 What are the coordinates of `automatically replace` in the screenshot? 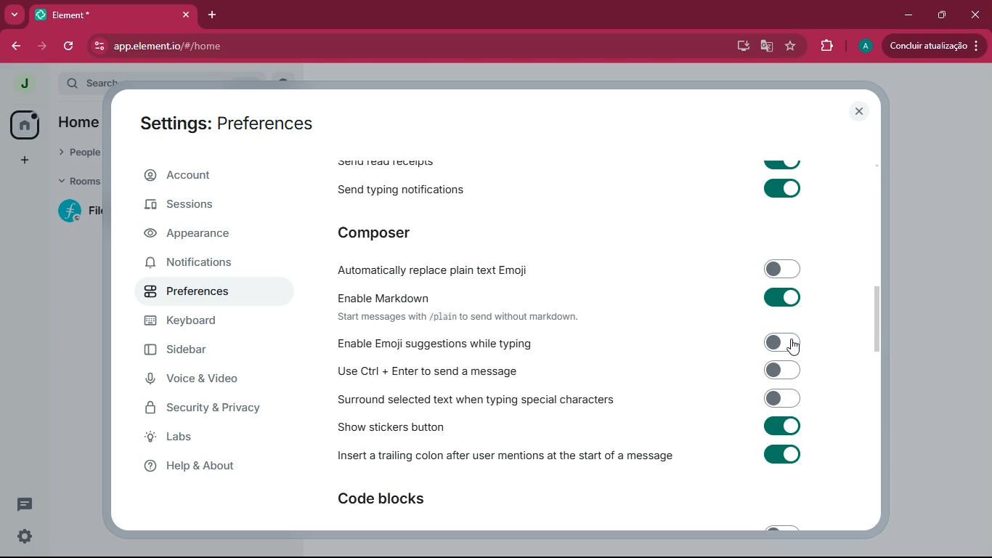 It's located at (570, 268).